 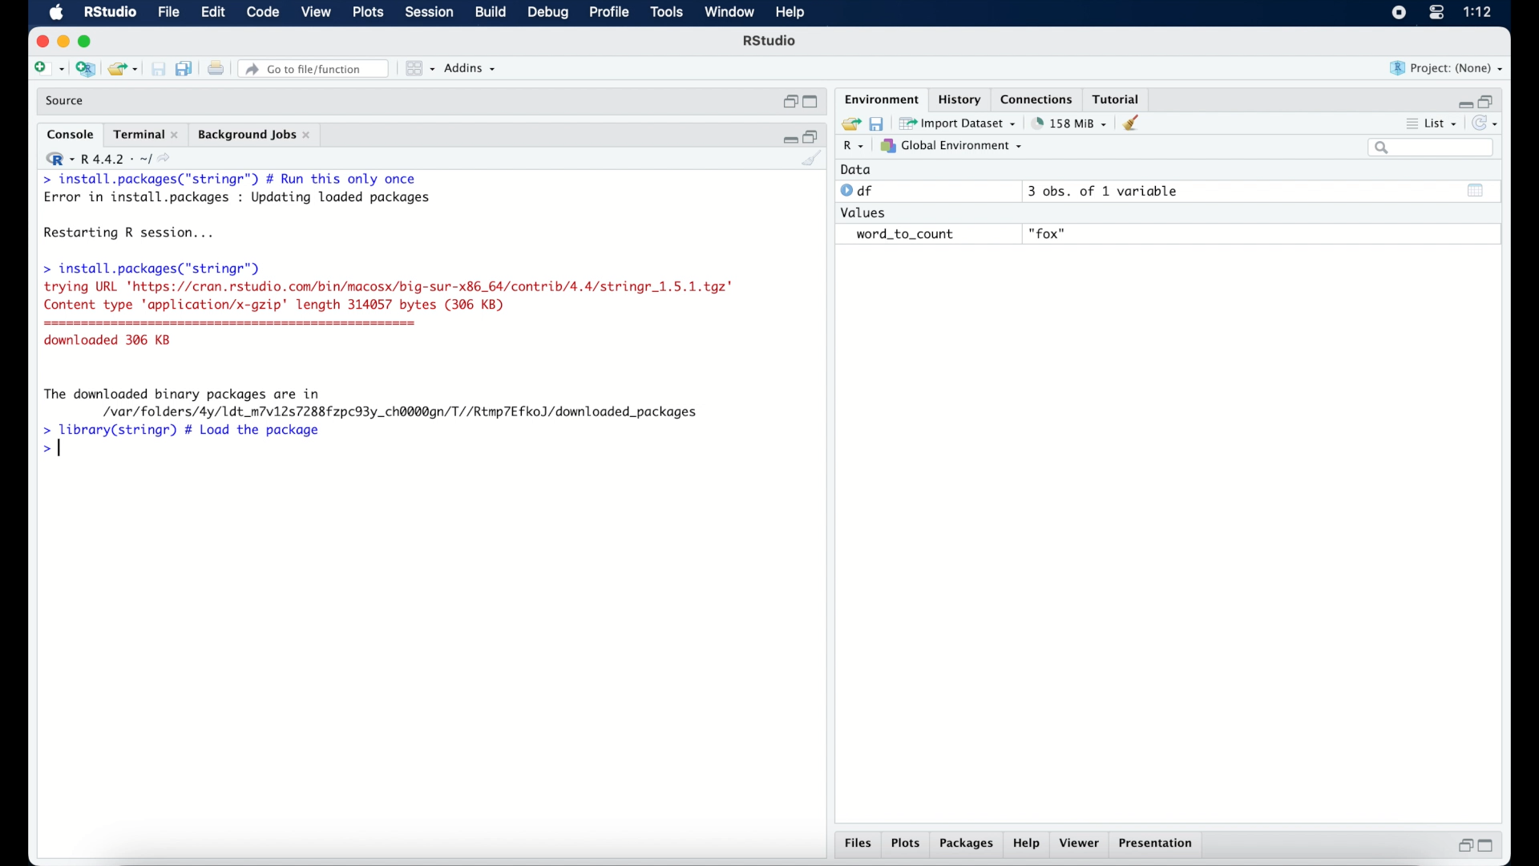 I want to click on code, so click(x=263, y=13).